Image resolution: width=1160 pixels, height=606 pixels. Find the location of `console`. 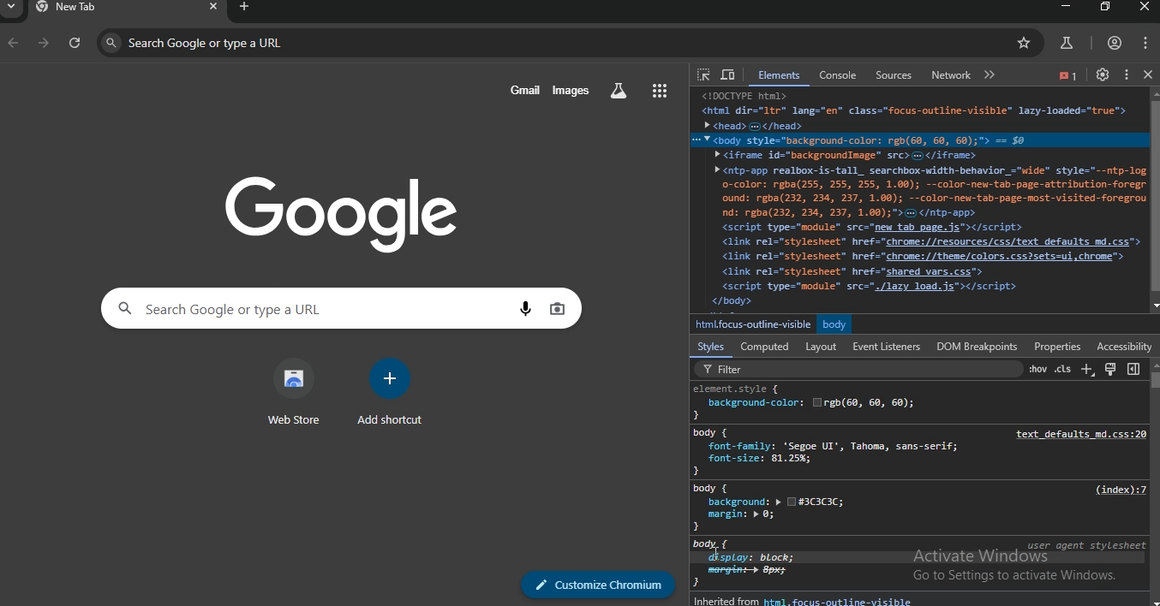

console is located at coordinates (843, 72).